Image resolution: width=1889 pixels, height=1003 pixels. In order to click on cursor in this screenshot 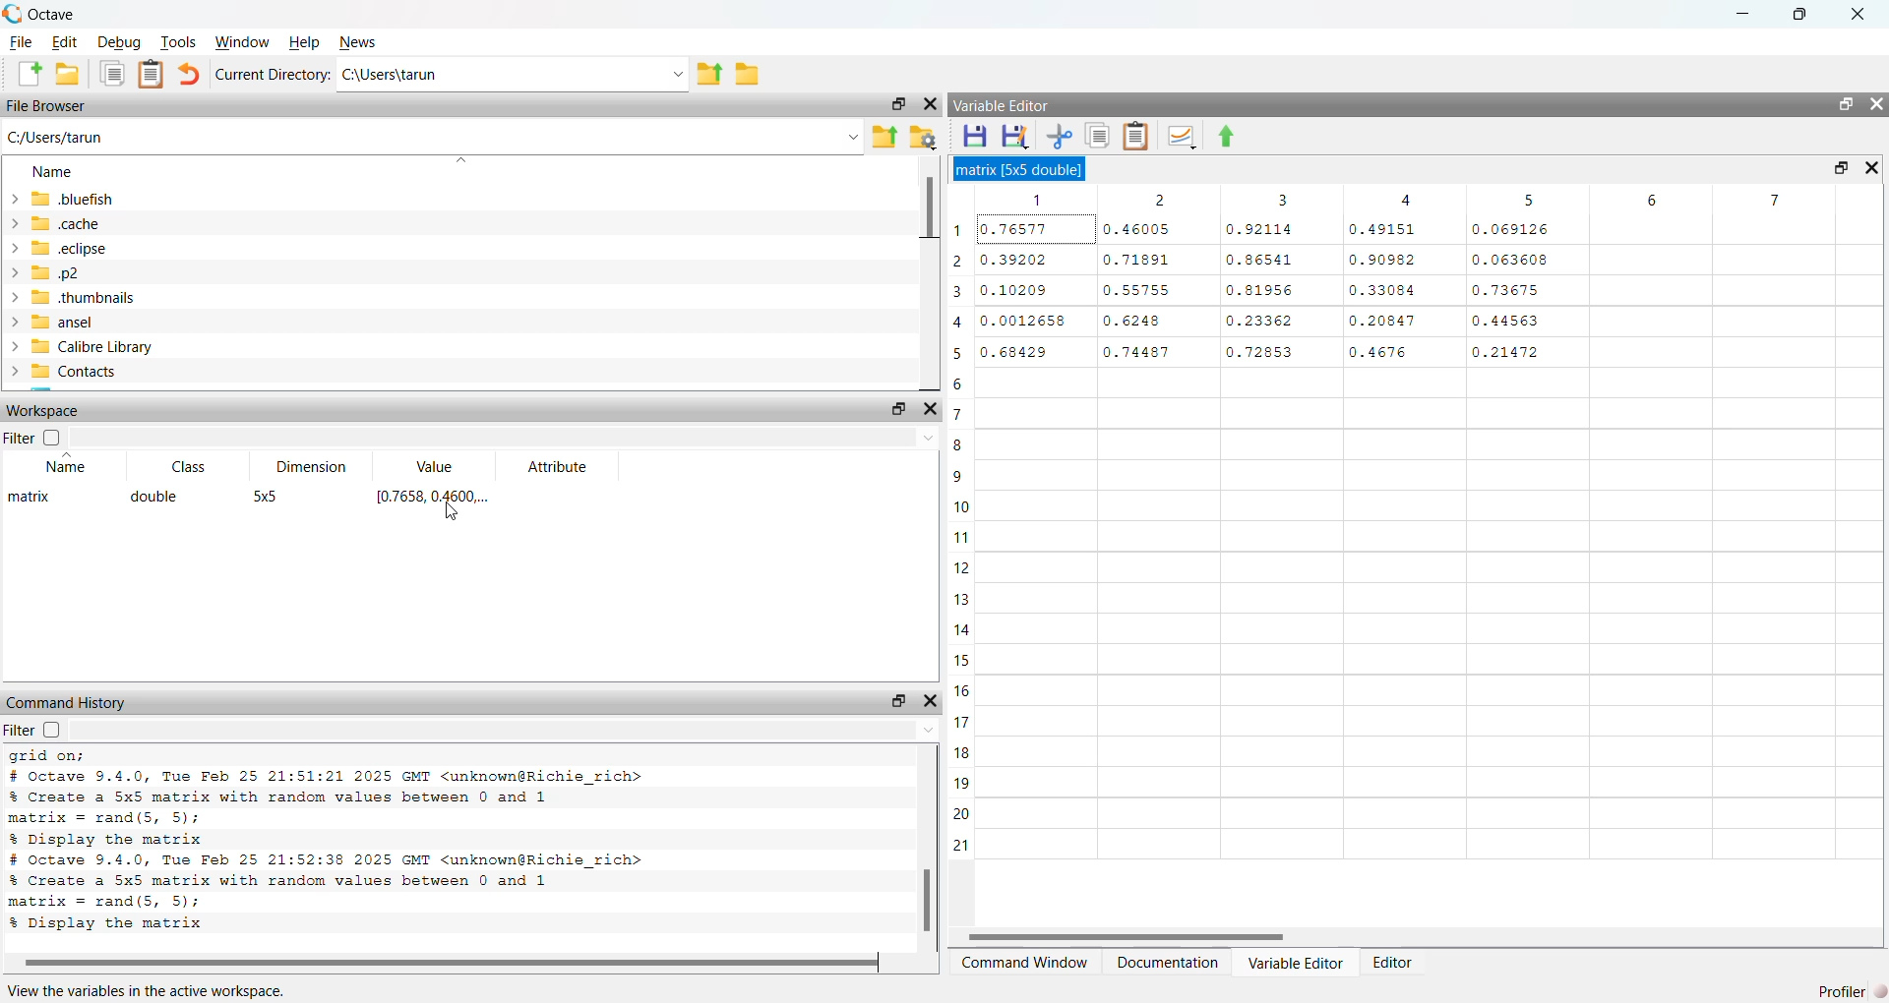, I will do `click(454, 515)`.